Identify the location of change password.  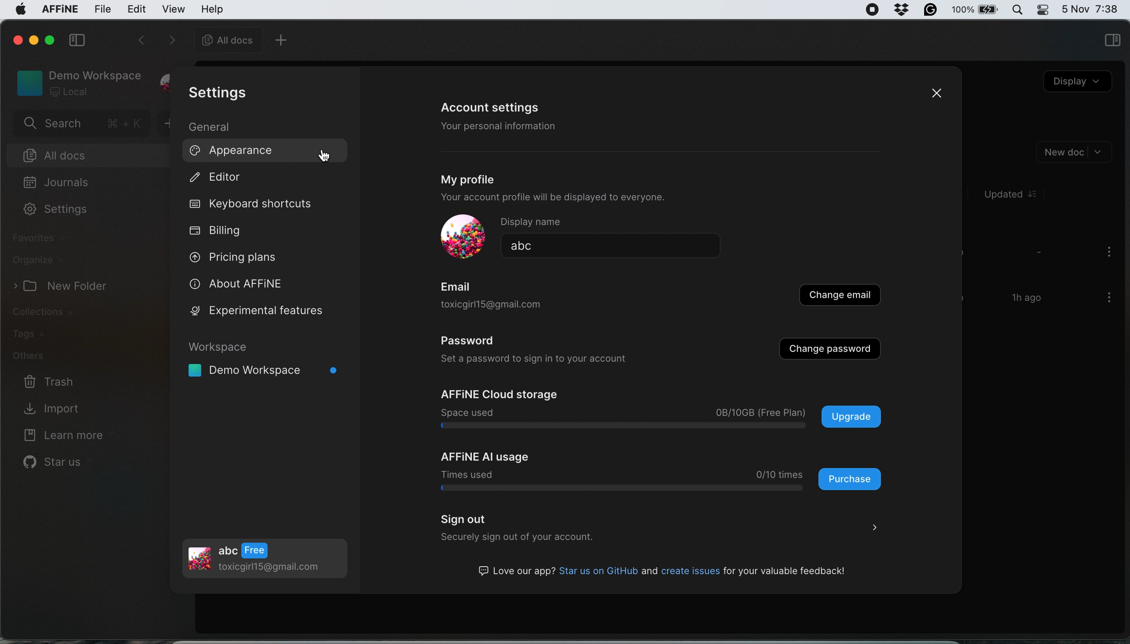
(831, 347).